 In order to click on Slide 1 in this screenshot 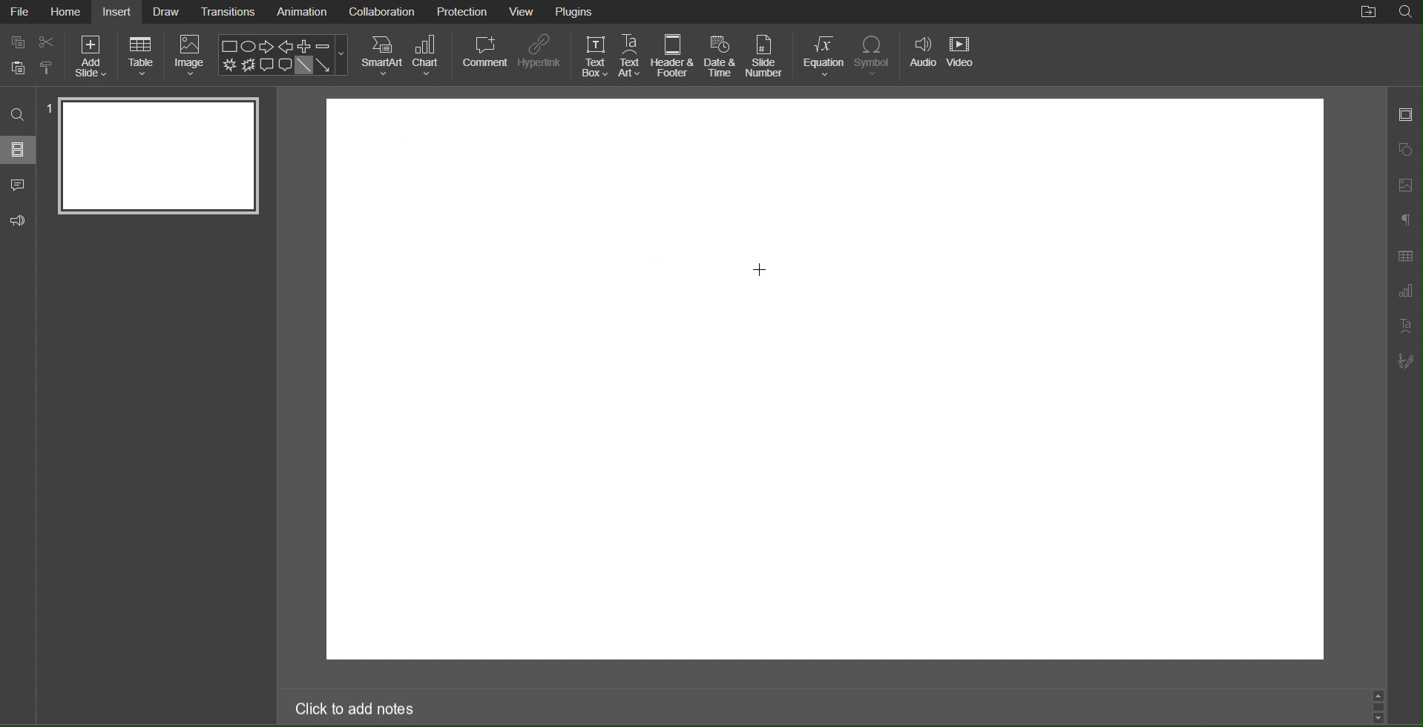, I will do `click(158, 157)`.